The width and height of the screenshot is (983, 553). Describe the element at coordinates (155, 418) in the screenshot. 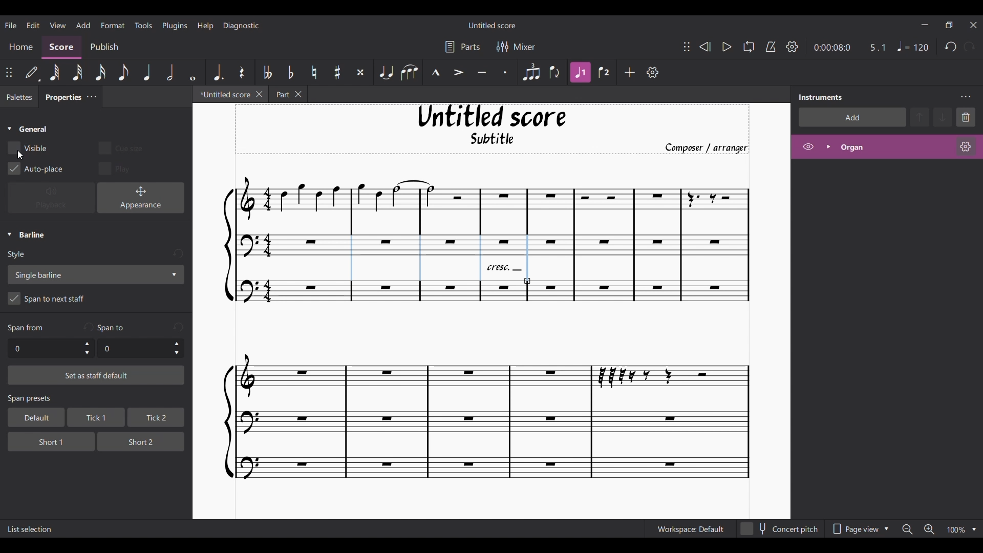

I see `tick 2` at that location.